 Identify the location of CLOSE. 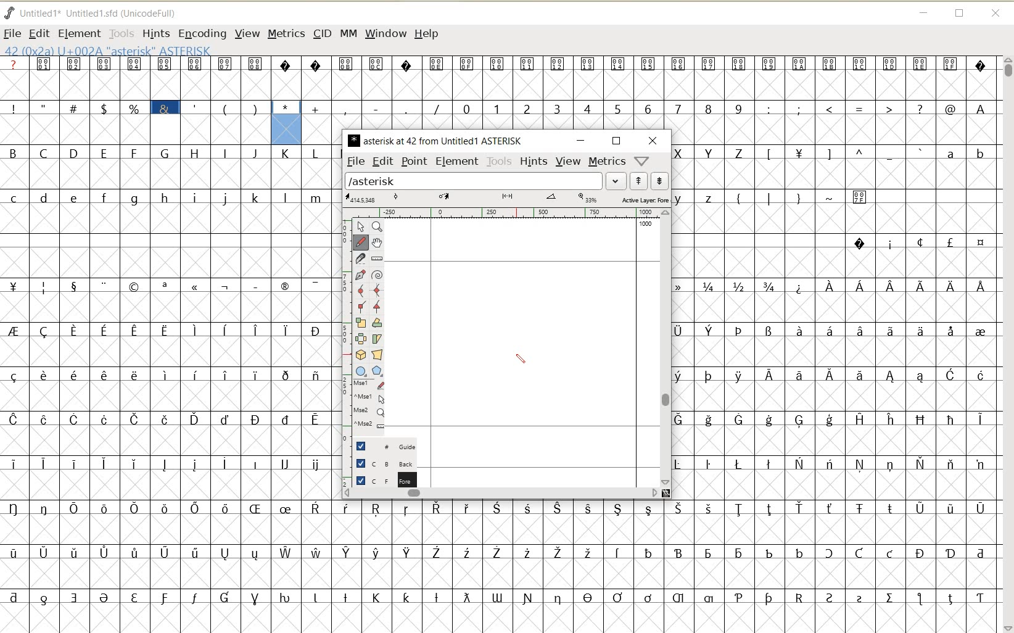
(653, 140).